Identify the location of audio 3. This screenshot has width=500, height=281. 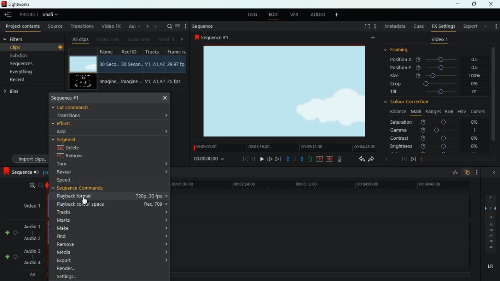
(32, 251).